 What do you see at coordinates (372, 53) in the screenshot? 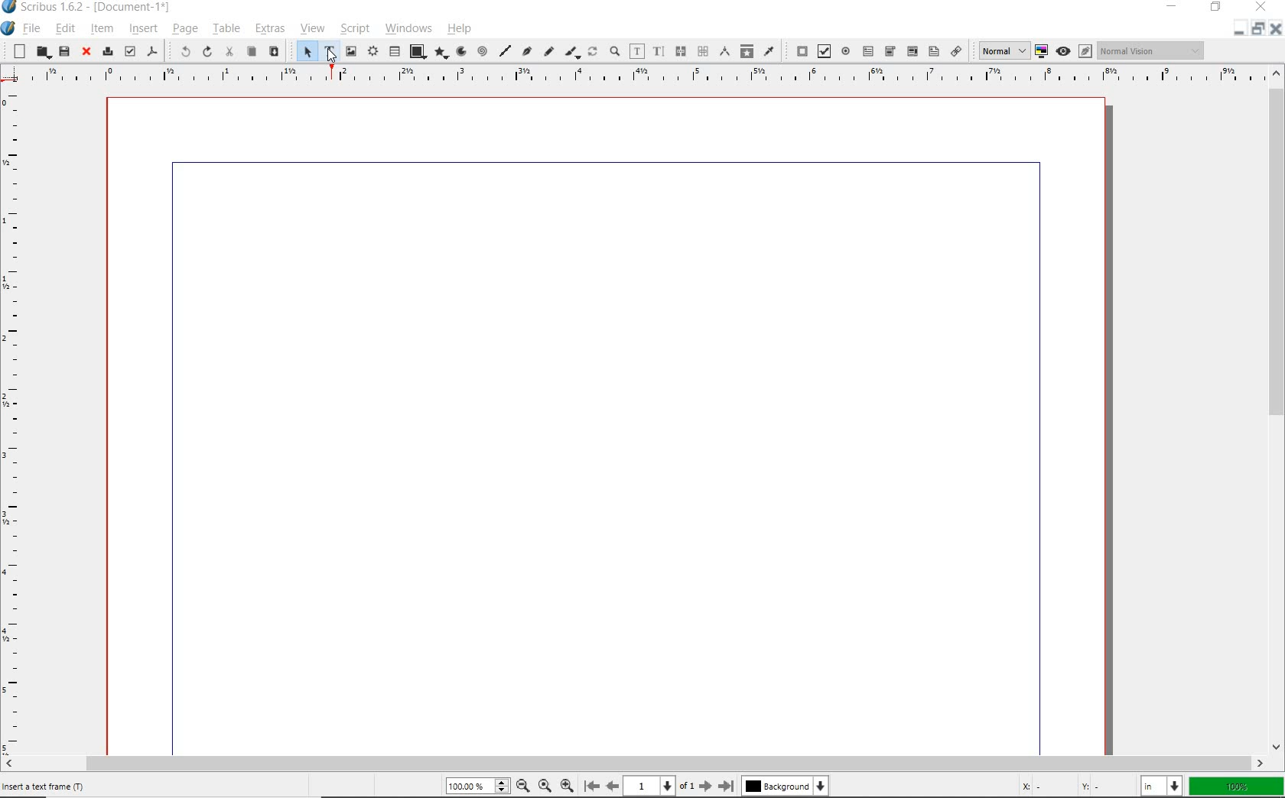
I see `render frame` at bounding box center [372, 53].